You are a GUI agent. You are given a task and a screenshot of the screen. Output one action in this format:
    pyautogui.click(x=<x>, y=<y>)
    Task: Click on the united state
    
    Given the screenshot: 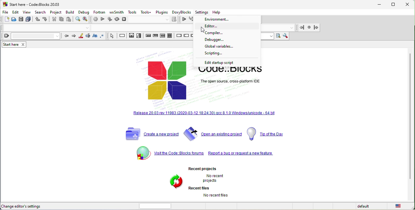 What is the action you would take?
    pyautogui.click(x=398, y=207)
    